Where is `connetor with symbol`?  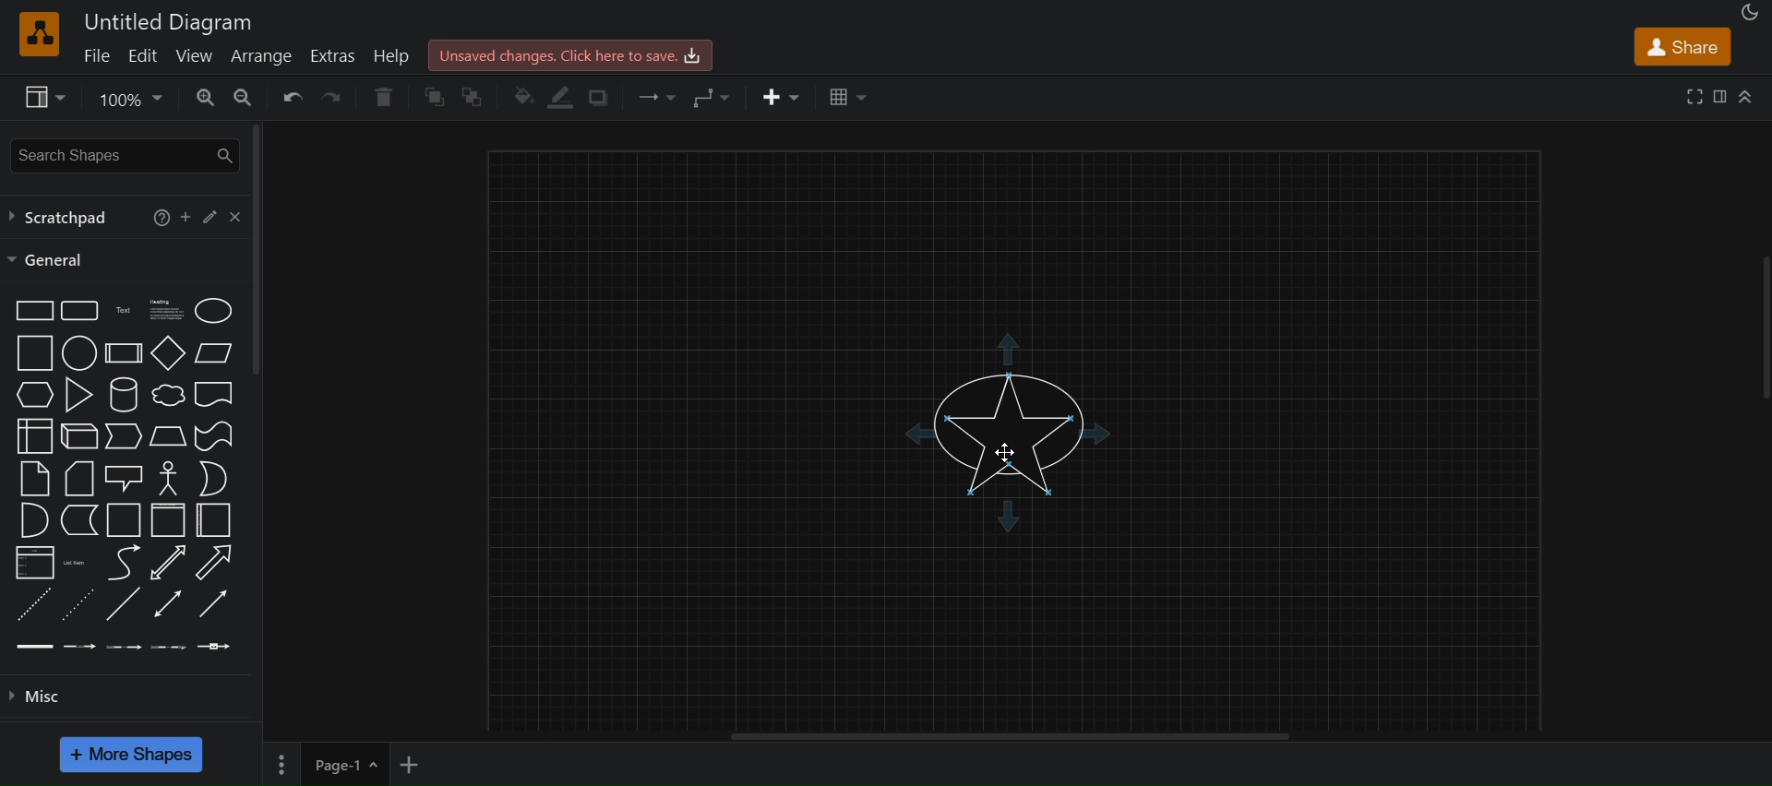
connetor with symbol is located at coordinates (217, 646).